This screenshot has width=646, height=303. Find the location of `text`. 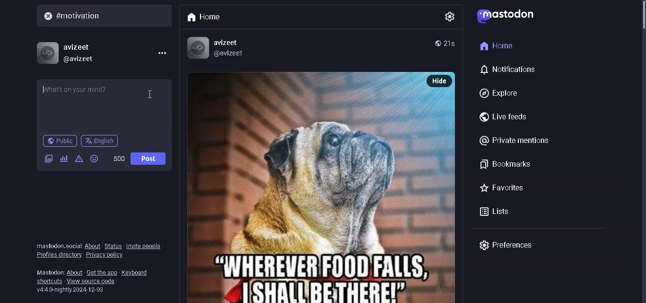

text is located at coordinates (56, 246).